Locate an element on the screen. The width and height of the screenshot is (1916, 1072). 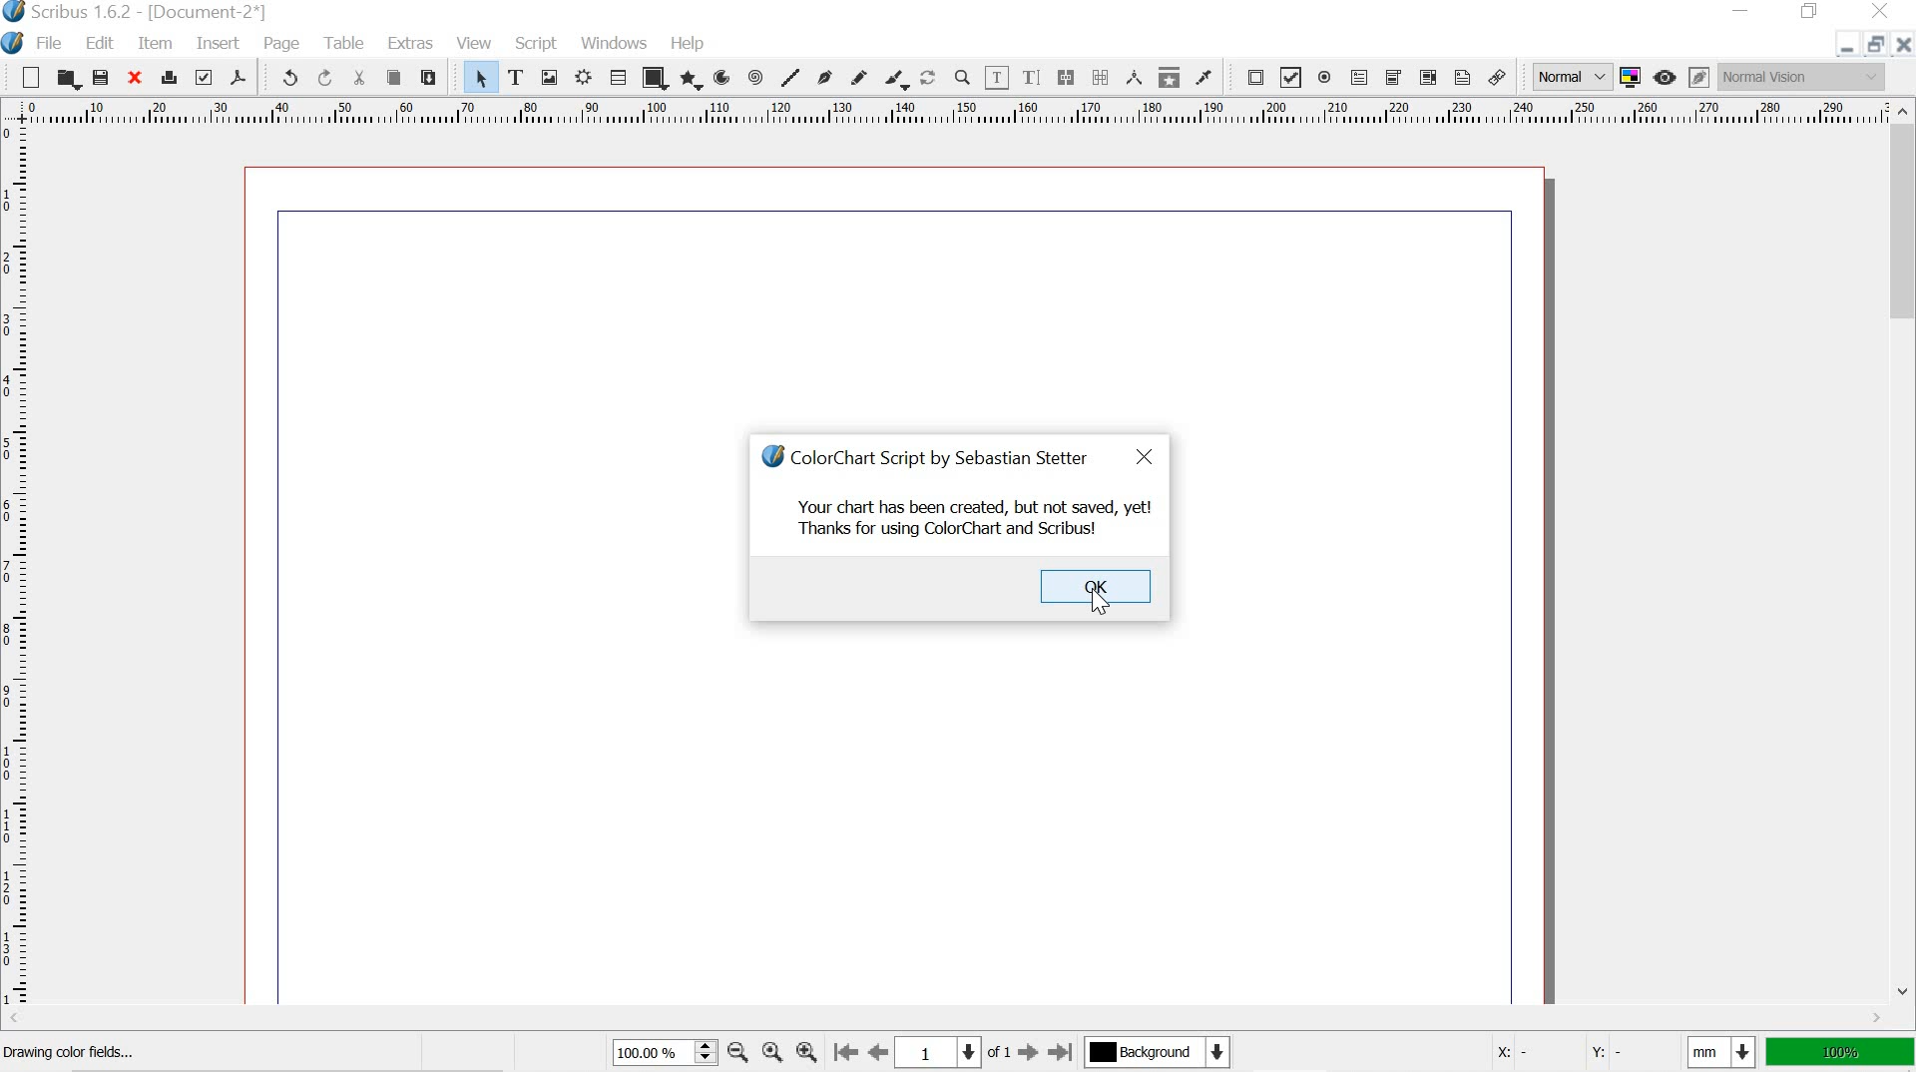
X: - Y: - is located at coordinates (1576, 1053).